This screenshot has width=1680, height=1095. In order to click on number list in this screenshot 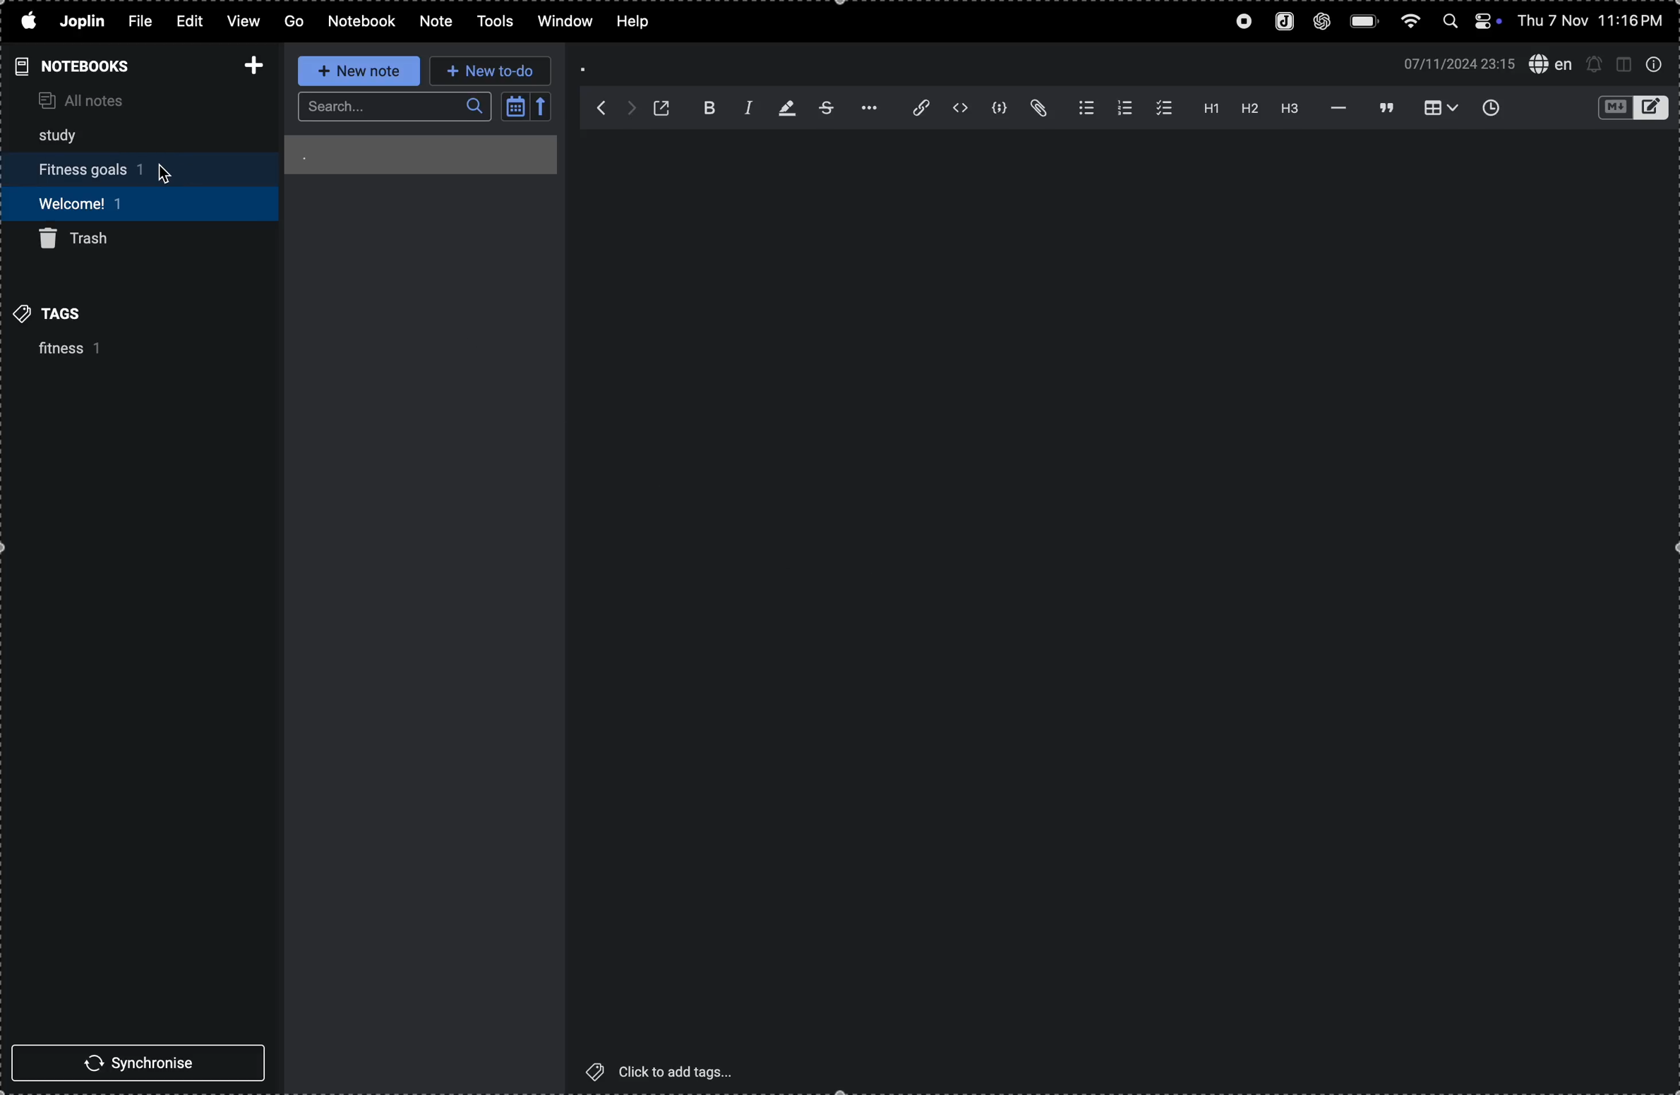, I will do `click(1122, 108)`.